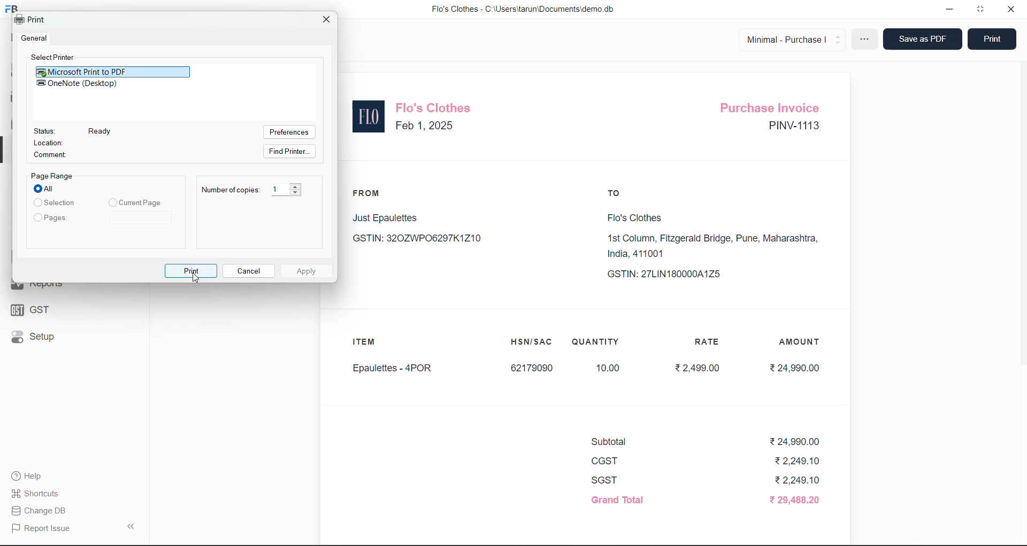  Describe the element at coordinates (93, 72) in the screenshot. I see ` Microsoft Print to PDF` at that location.